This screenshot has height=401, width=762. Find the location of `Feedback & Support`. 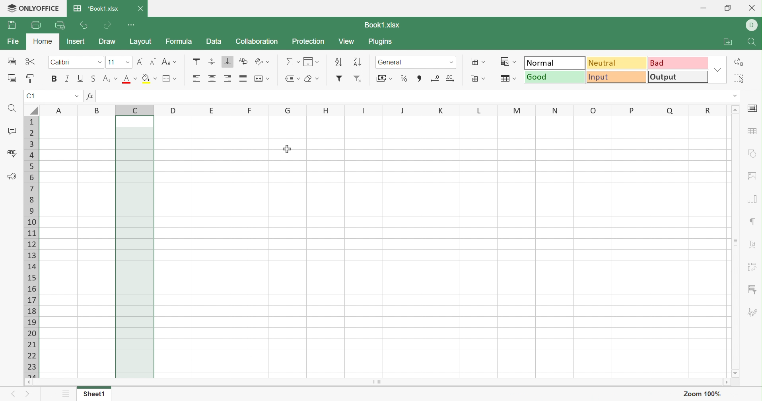

Feedback & Support is located at coordinates (13, 176).